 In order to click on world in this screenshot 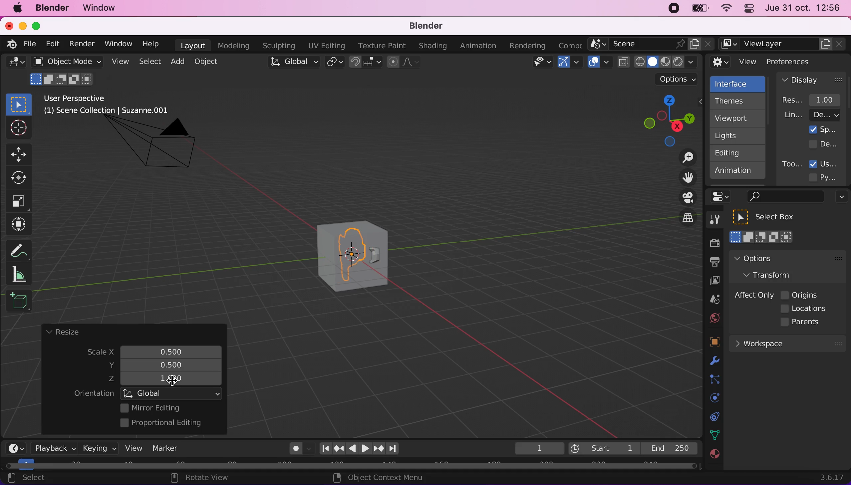, I will do `click(713, 317)`.